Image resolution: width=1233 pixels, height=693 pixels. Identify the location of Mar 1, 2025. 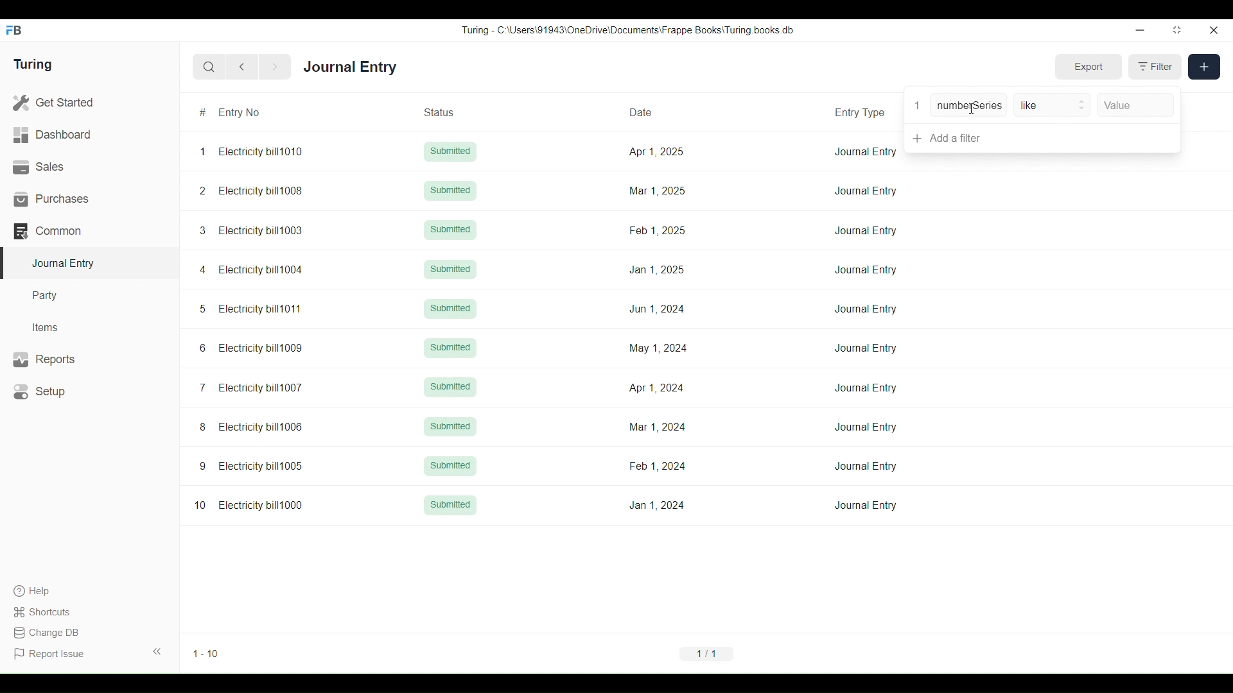
(656, 191).